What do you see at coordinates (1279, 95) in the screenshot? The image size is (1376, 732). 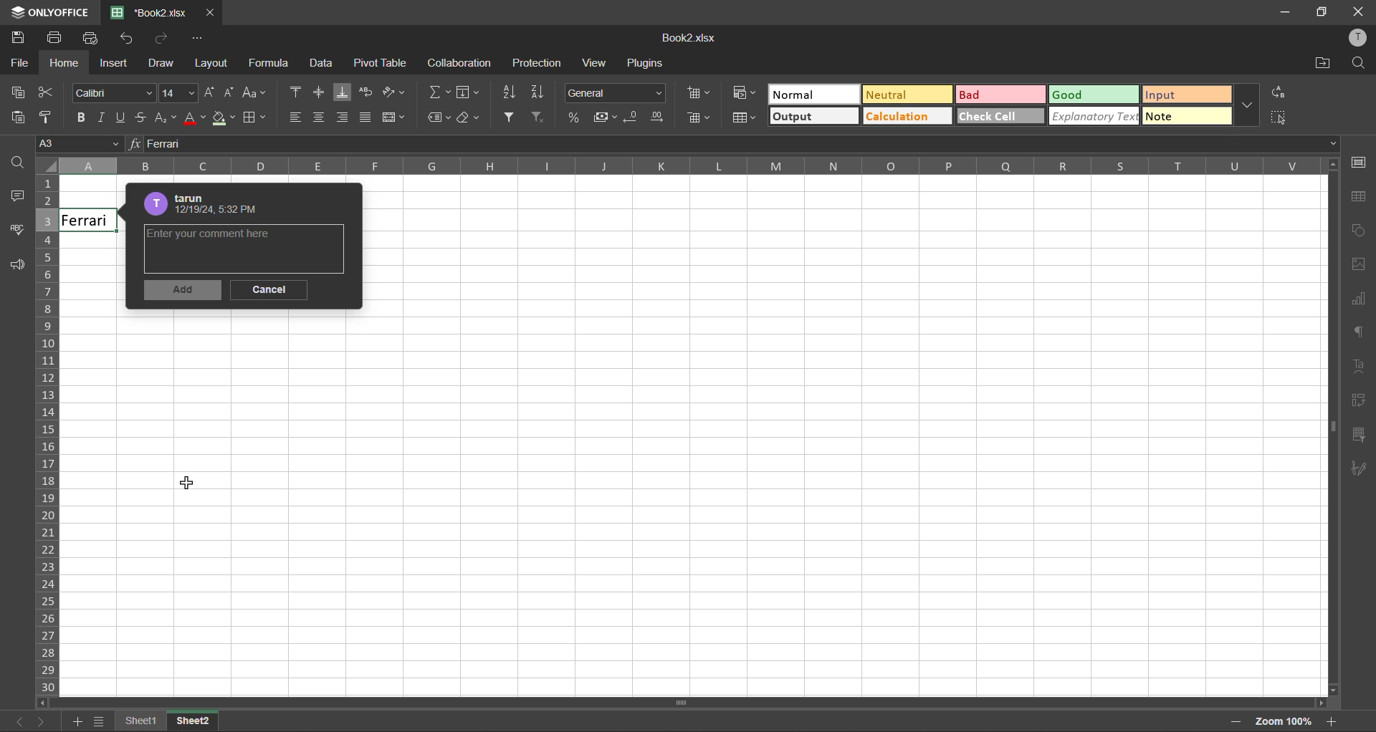 I see `replace` at bounding box center [1279, 95].